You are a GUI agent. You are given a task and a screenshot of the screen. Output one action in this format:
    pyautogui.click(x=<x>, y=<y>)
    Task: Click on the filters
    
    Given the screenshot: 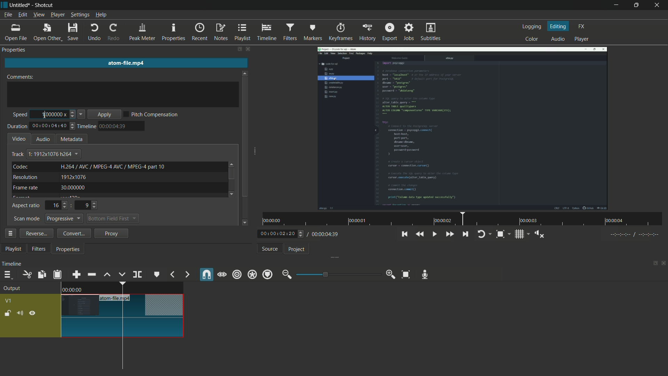 What is the action you would take?
    pyautogui.click(x=290, y=32)
    